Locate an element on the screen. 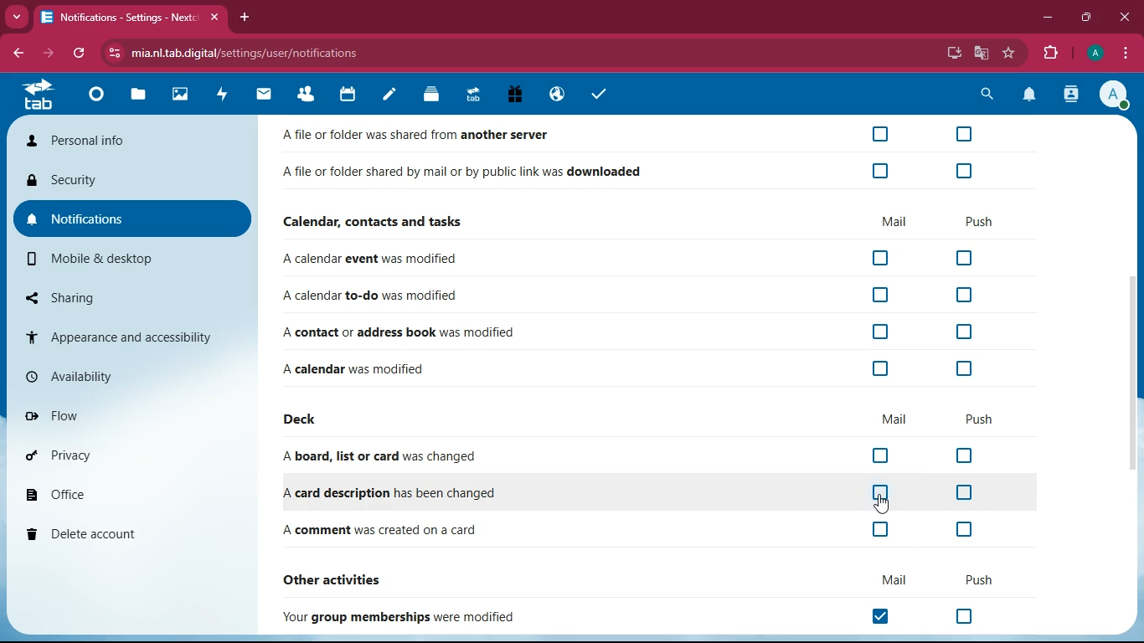  add tab is located at coordinates (244, 17).